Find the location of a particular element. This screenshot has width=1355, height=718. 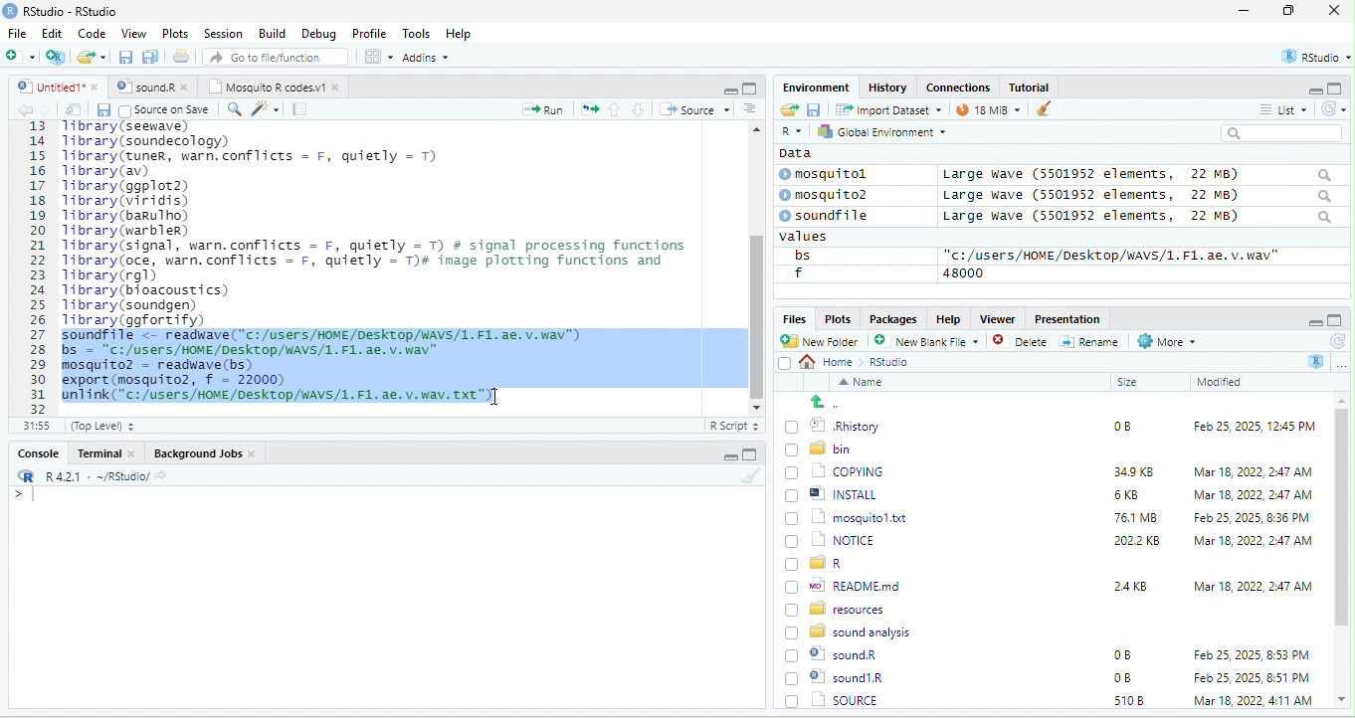

save is located at coordinates (813, 108).